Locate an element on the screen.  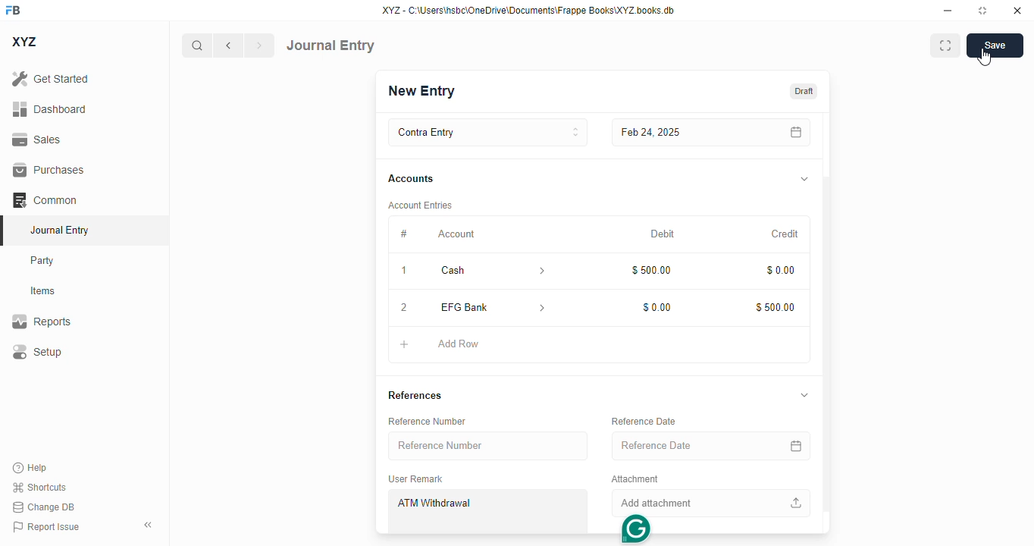
1 is located at coordinates (403, 270).